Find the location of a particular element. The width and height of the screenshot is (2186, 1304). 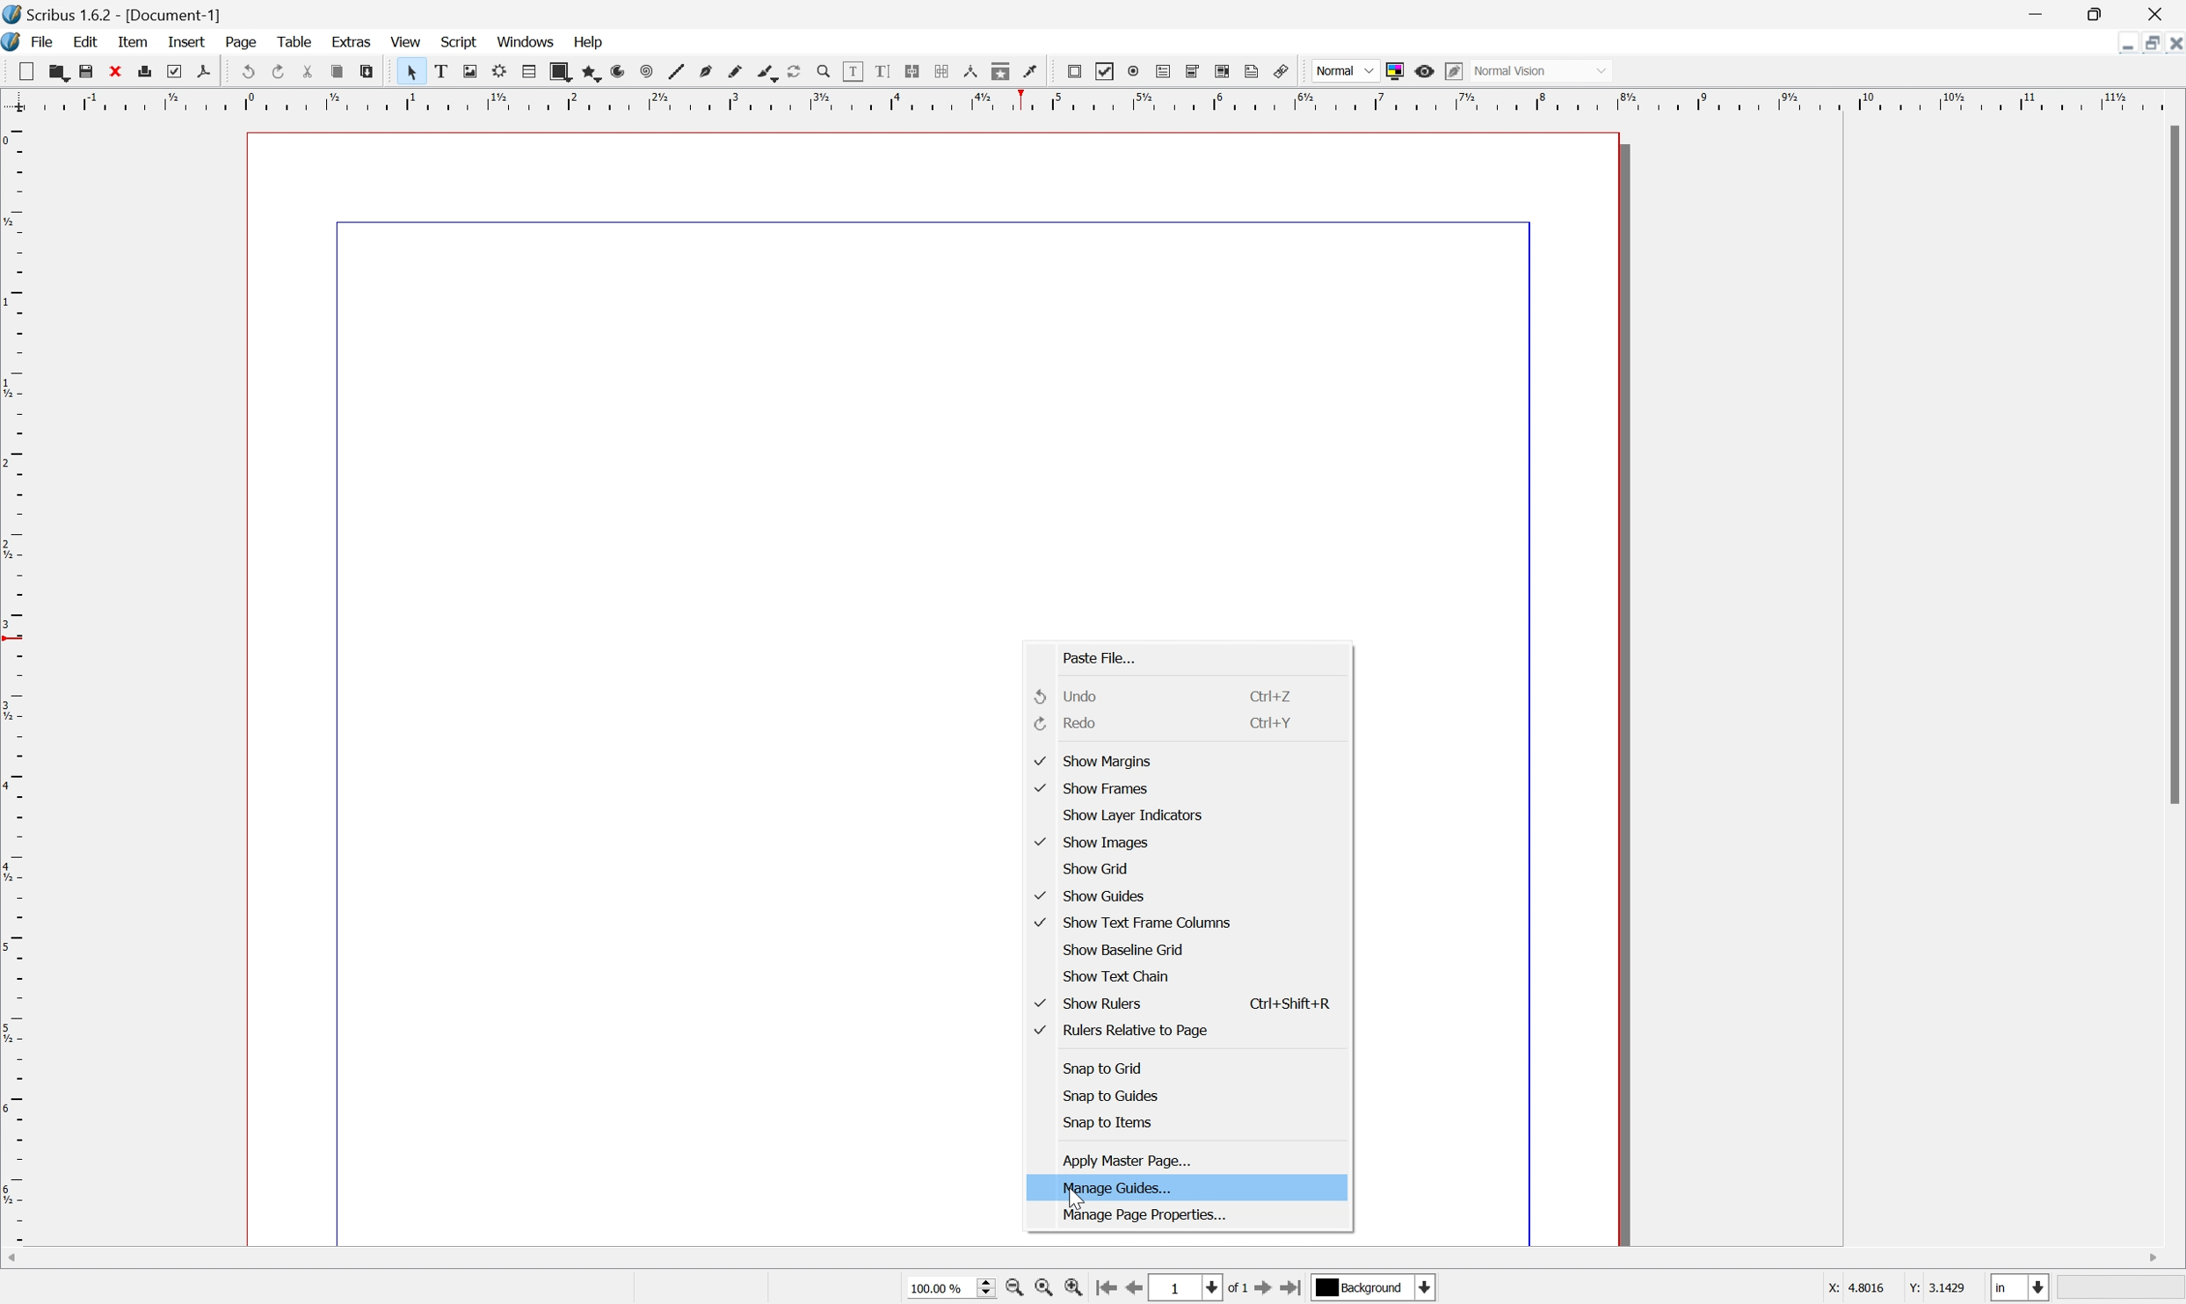

table is located at coordinates (529, 73).